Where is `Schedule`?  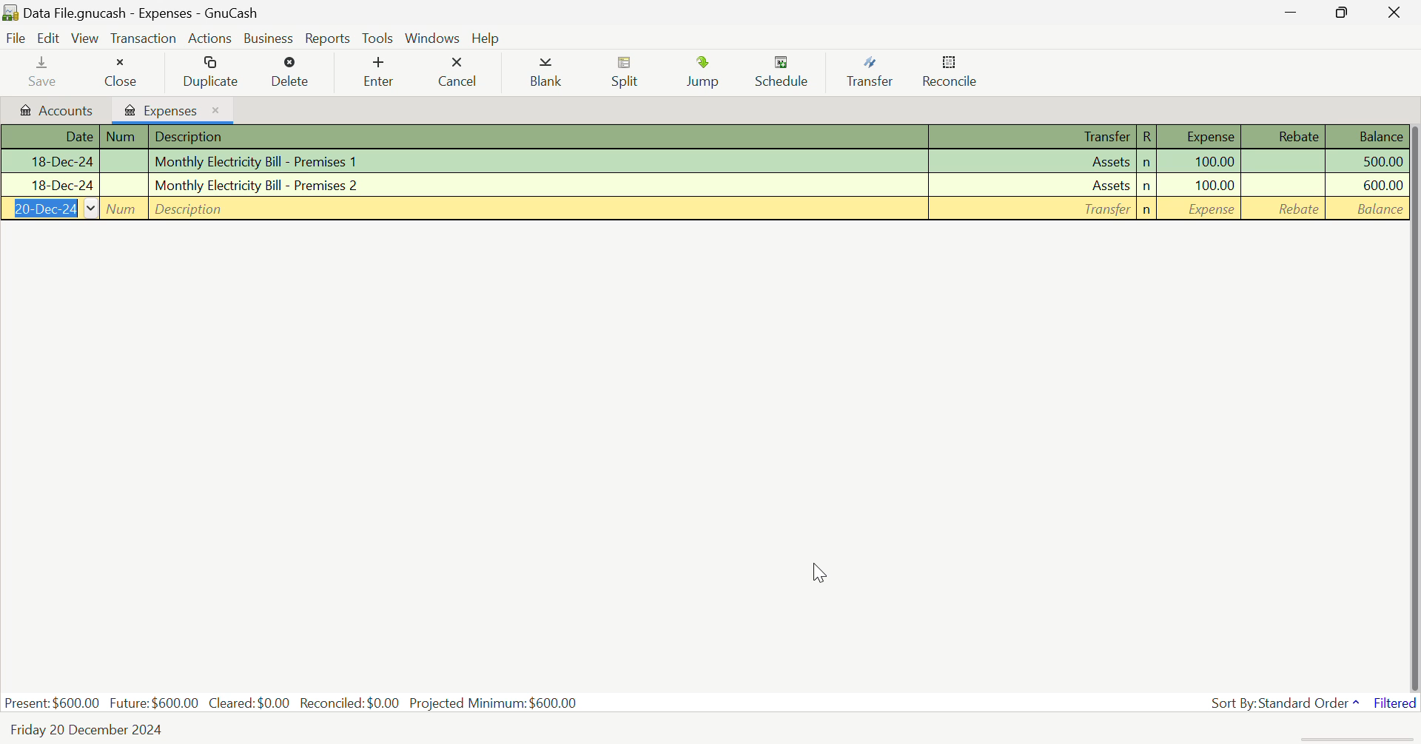 Schedule is located at coordinates (789, 74).